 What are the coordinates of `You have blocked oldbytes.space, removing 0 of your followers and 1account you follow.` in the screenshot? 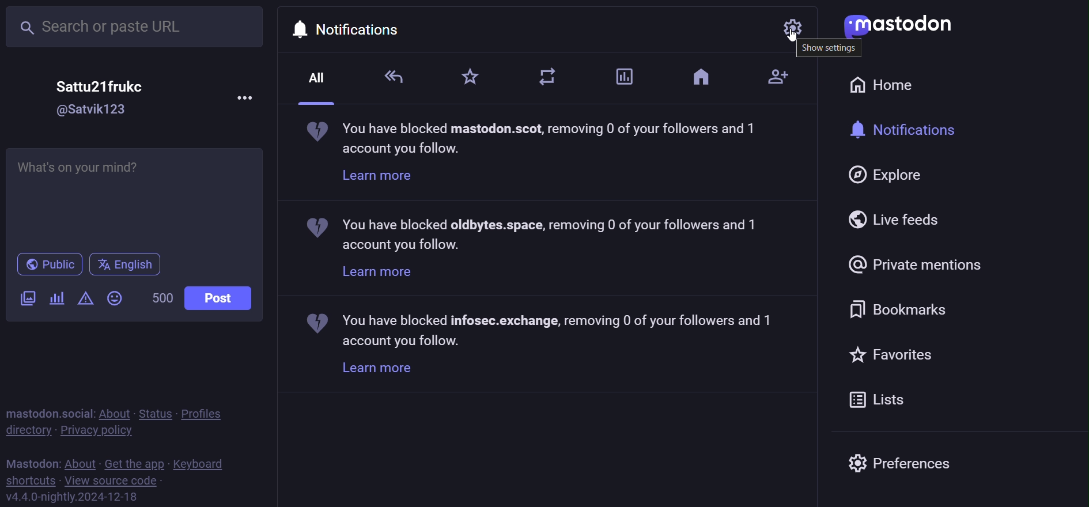 It's located at (541, 233).